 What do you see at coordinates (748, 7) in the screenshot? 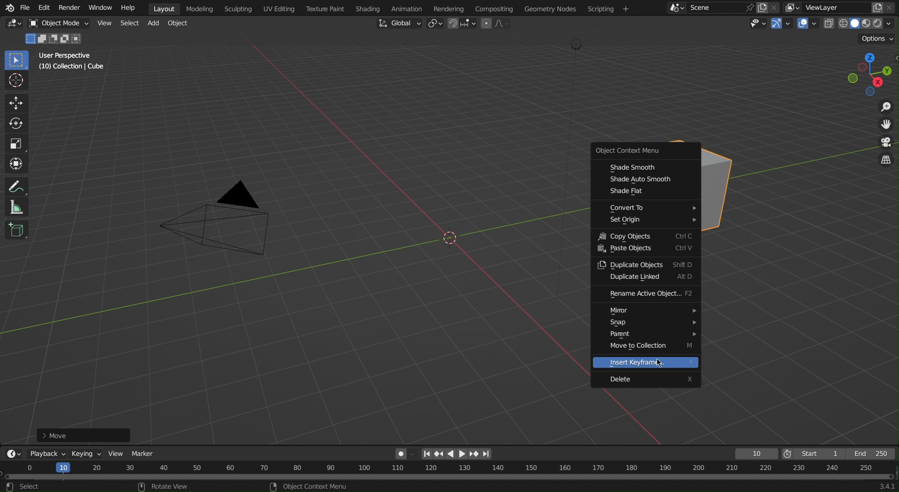
I see `pin` at bounding box center [748, 7].